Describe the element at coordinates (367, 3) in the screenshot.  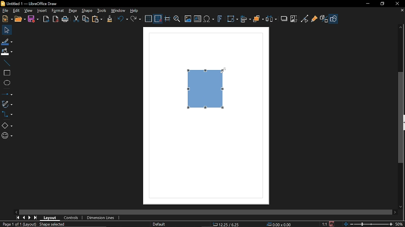
I see `Minimize` at that location.